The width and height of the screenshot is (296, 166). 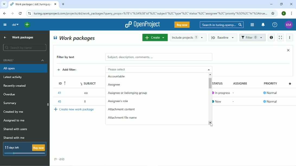 I want to click on View site information, so click(x=29, y=14).